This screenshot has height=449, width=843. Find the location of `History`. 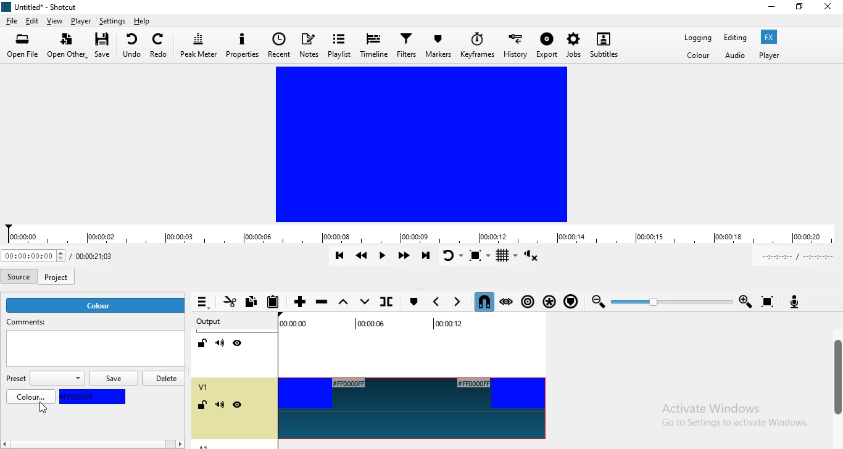

History is located at coordinates (517, 46).